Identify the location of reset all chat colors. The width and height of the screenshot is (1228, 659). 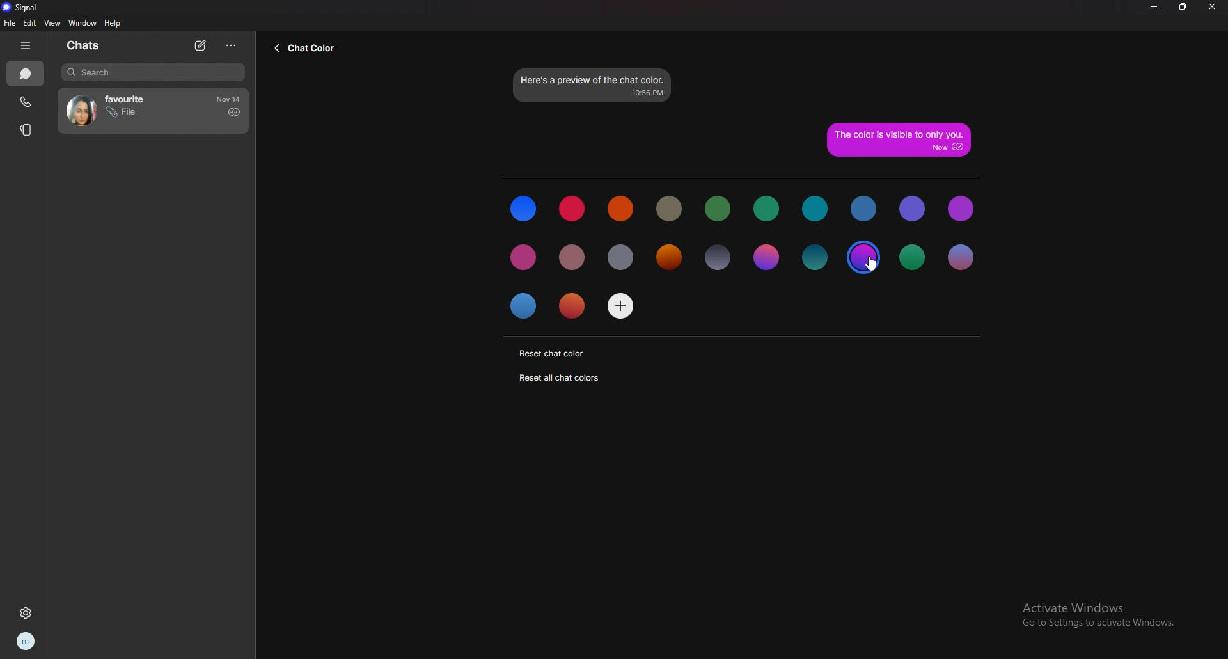
(561, 377).